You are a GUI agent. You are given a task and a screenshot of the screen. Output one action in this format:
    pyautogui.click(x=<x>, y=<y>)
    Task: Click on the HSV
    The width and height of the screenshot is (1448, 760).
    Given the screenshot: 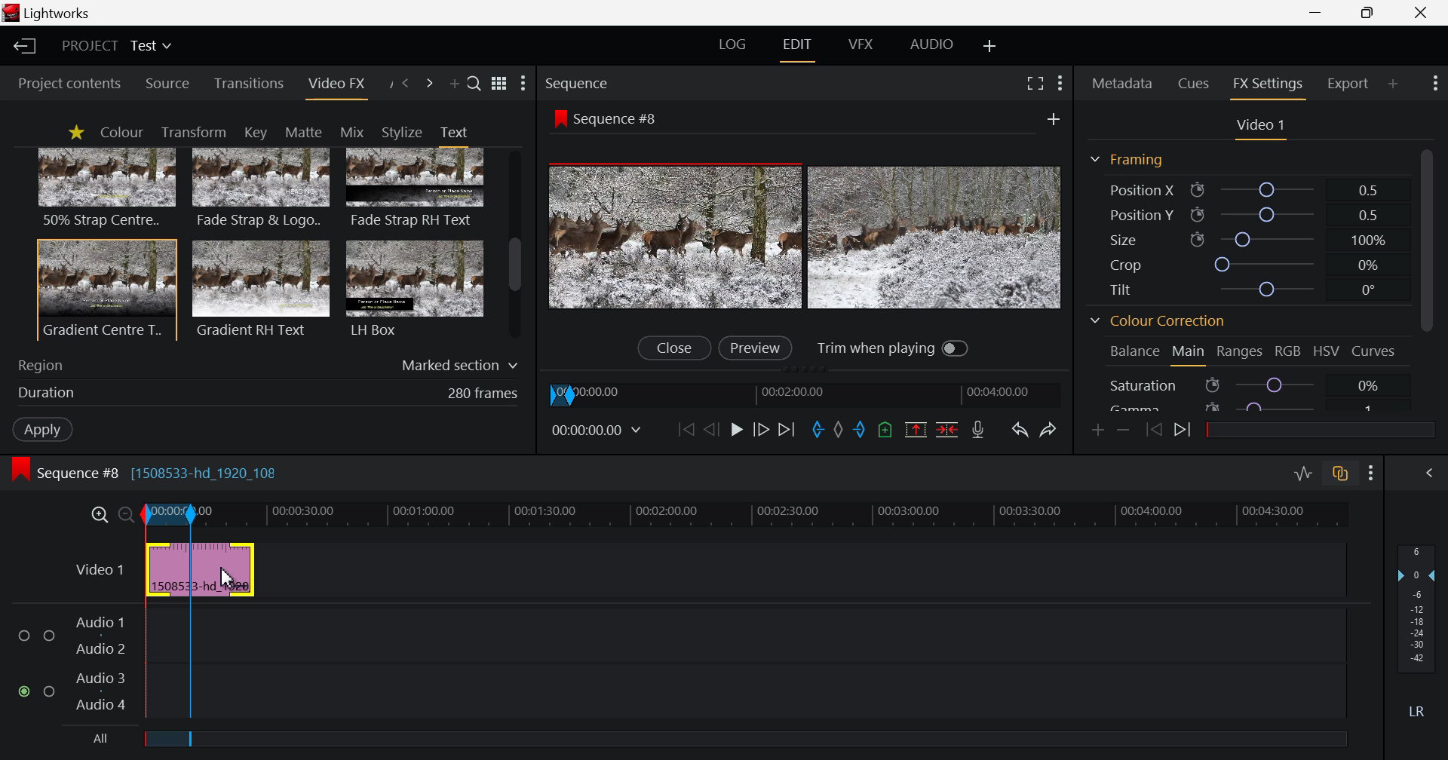 What is the action you would take?
    pyautogui.click(x=1329, y=352)
    